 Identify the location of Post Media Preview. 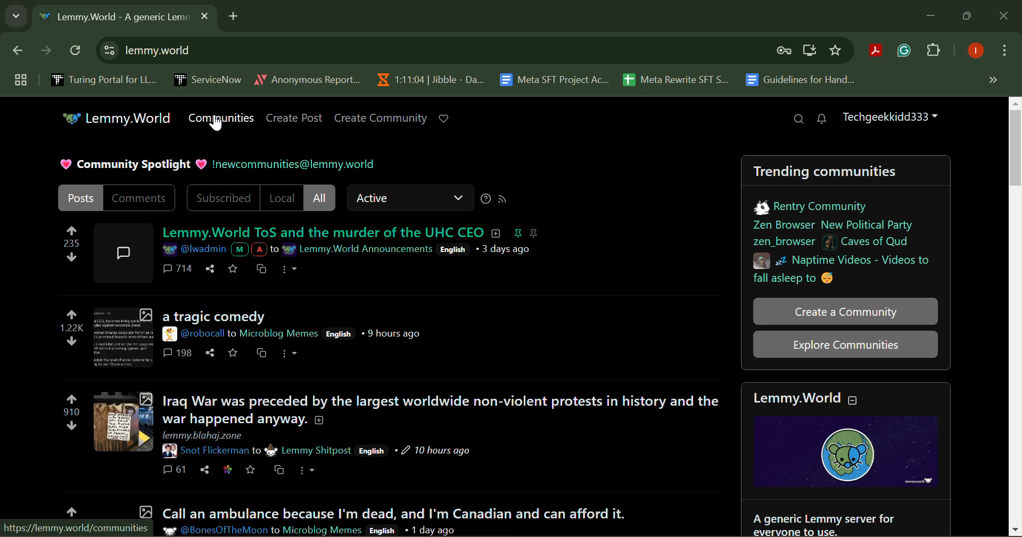
(122, 338).